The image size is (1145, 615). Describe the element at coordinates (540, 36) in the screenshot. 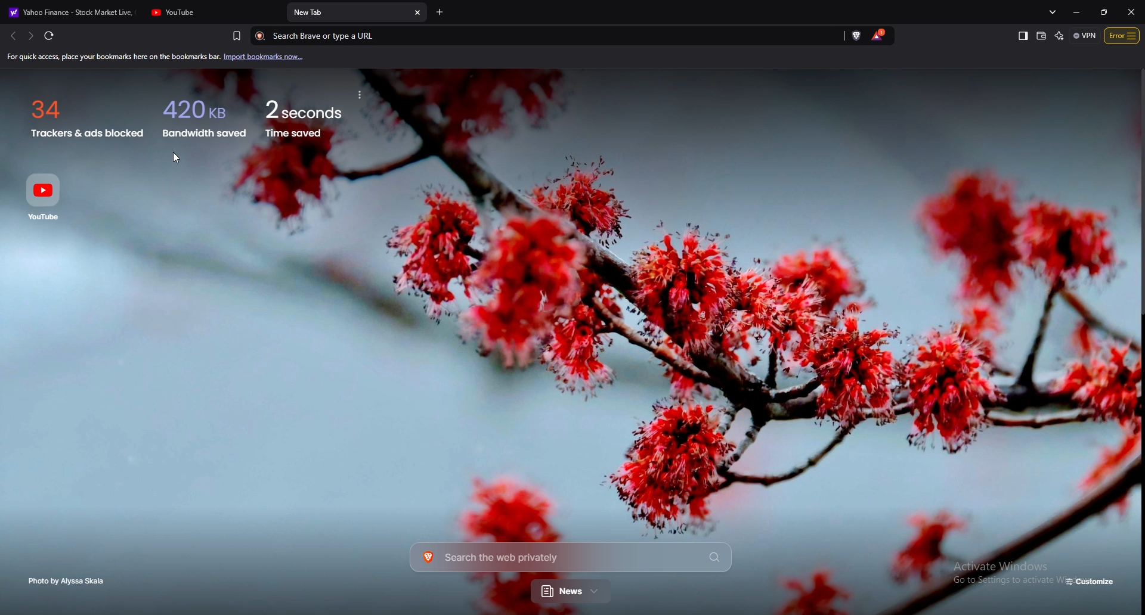

I see `Search Brave or type a URL` at that location.